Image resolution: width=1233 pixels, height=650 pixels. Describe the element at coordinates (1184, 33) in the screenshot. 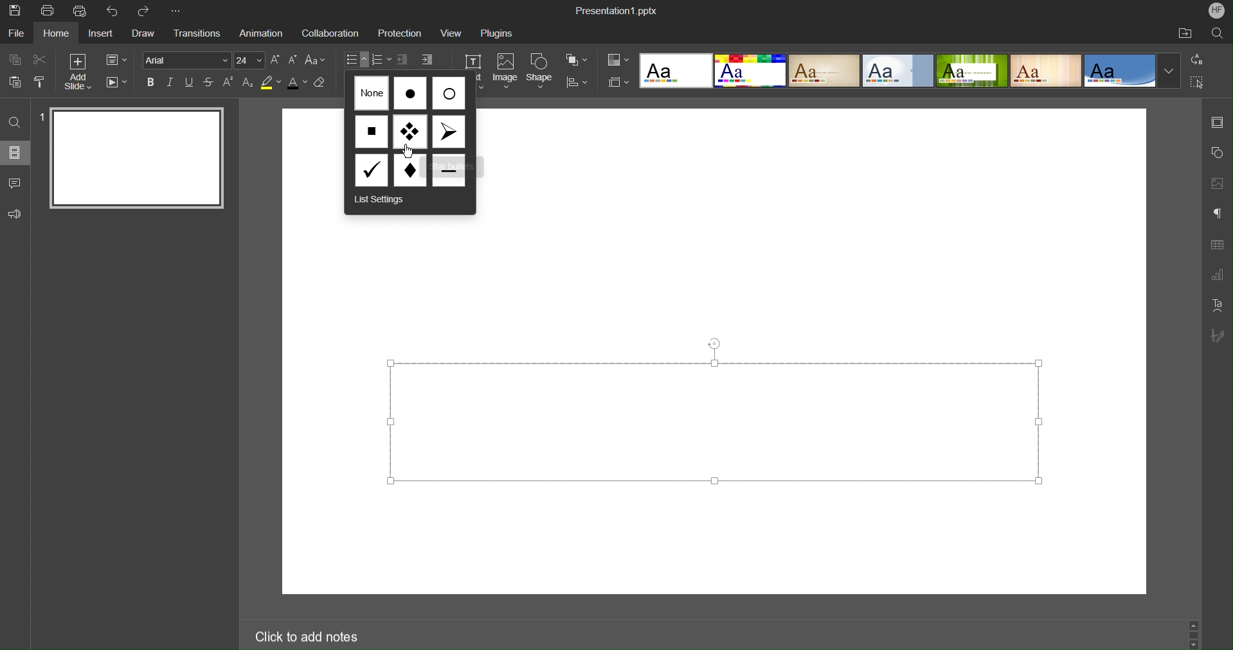

I see `Open File Location` at that location.